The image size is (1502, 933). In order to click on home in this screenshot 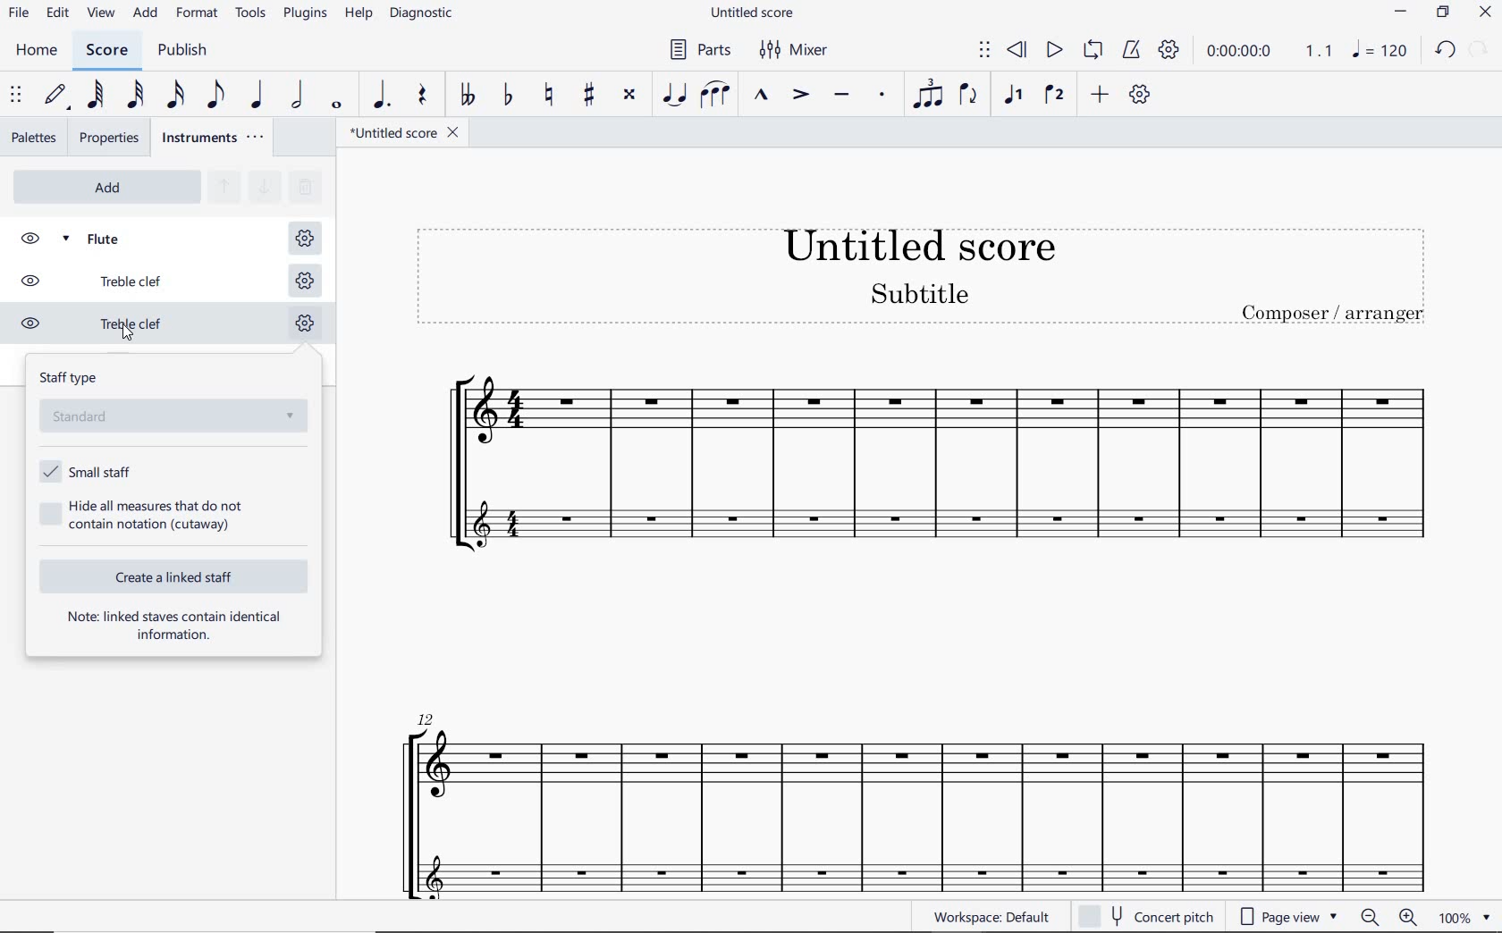, I will do `click(41, 53)`.